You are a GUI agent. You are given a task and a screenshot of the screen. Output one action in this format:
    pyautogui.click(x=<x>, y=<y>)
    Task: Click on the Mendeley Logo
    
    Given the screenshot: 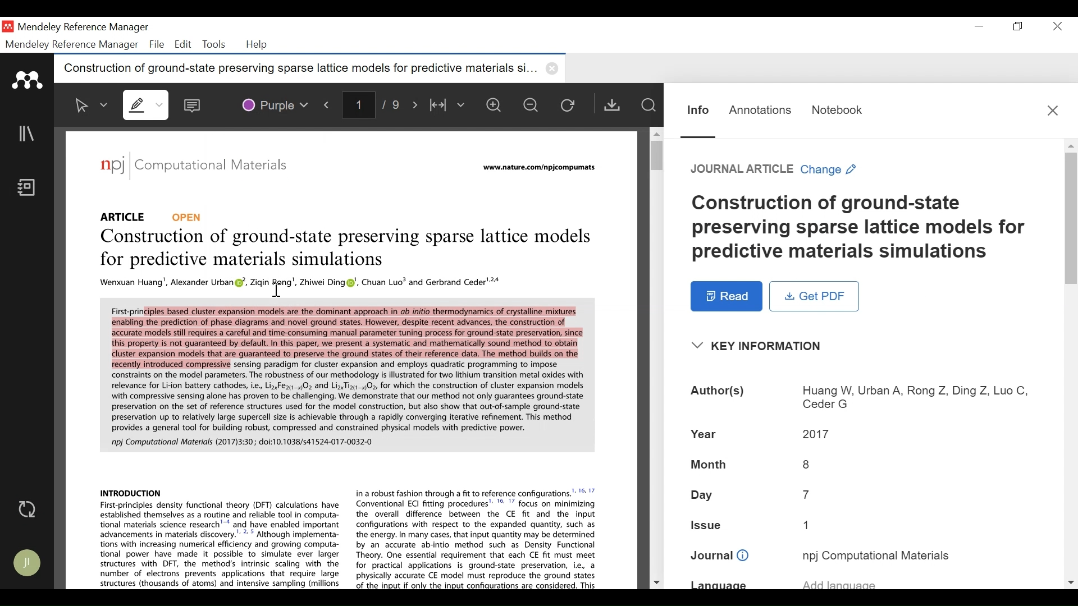 What is the action you would take?
    pyautogui.click(x=28, y=80)
    